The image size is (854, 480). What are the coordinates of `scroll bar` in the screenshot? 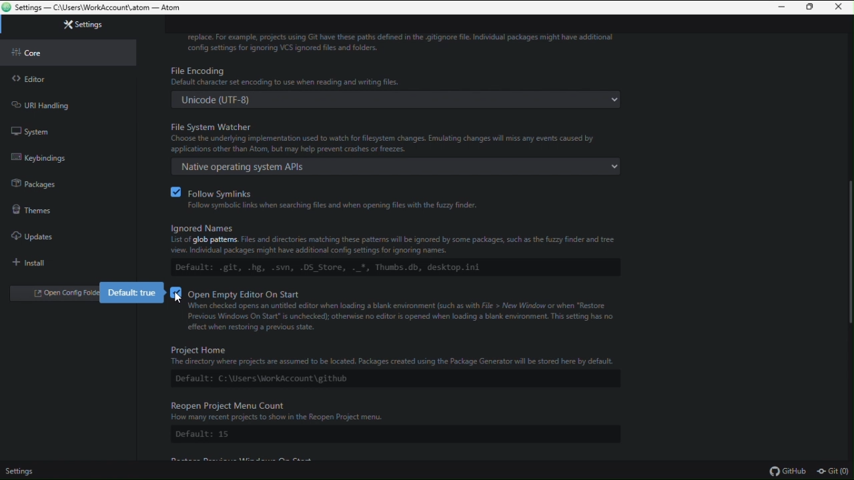 It's located at (848, 251).